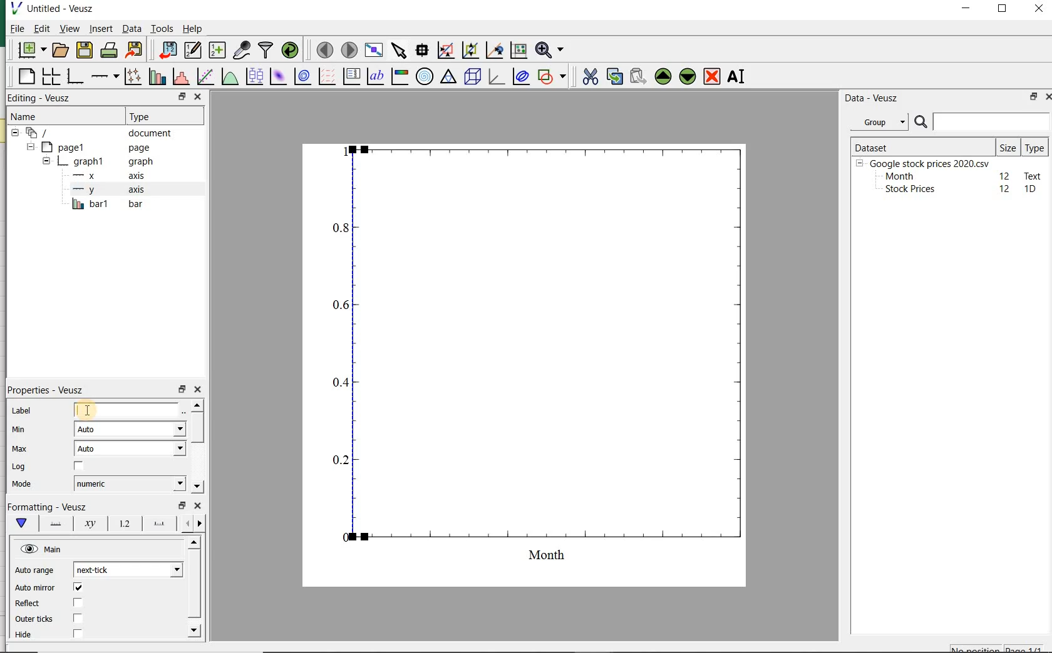 Image resolution: width=1052 pixels, height=653 pixels. I want to click on axis line, so click(53, 523).